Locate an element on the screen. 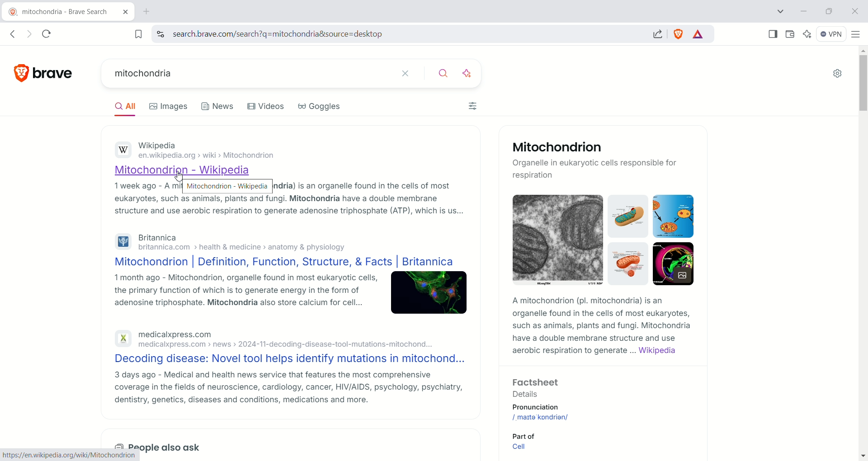 The height and width of the screenshot is (461, 868). show sidebar is located at coordinates (770, 34).